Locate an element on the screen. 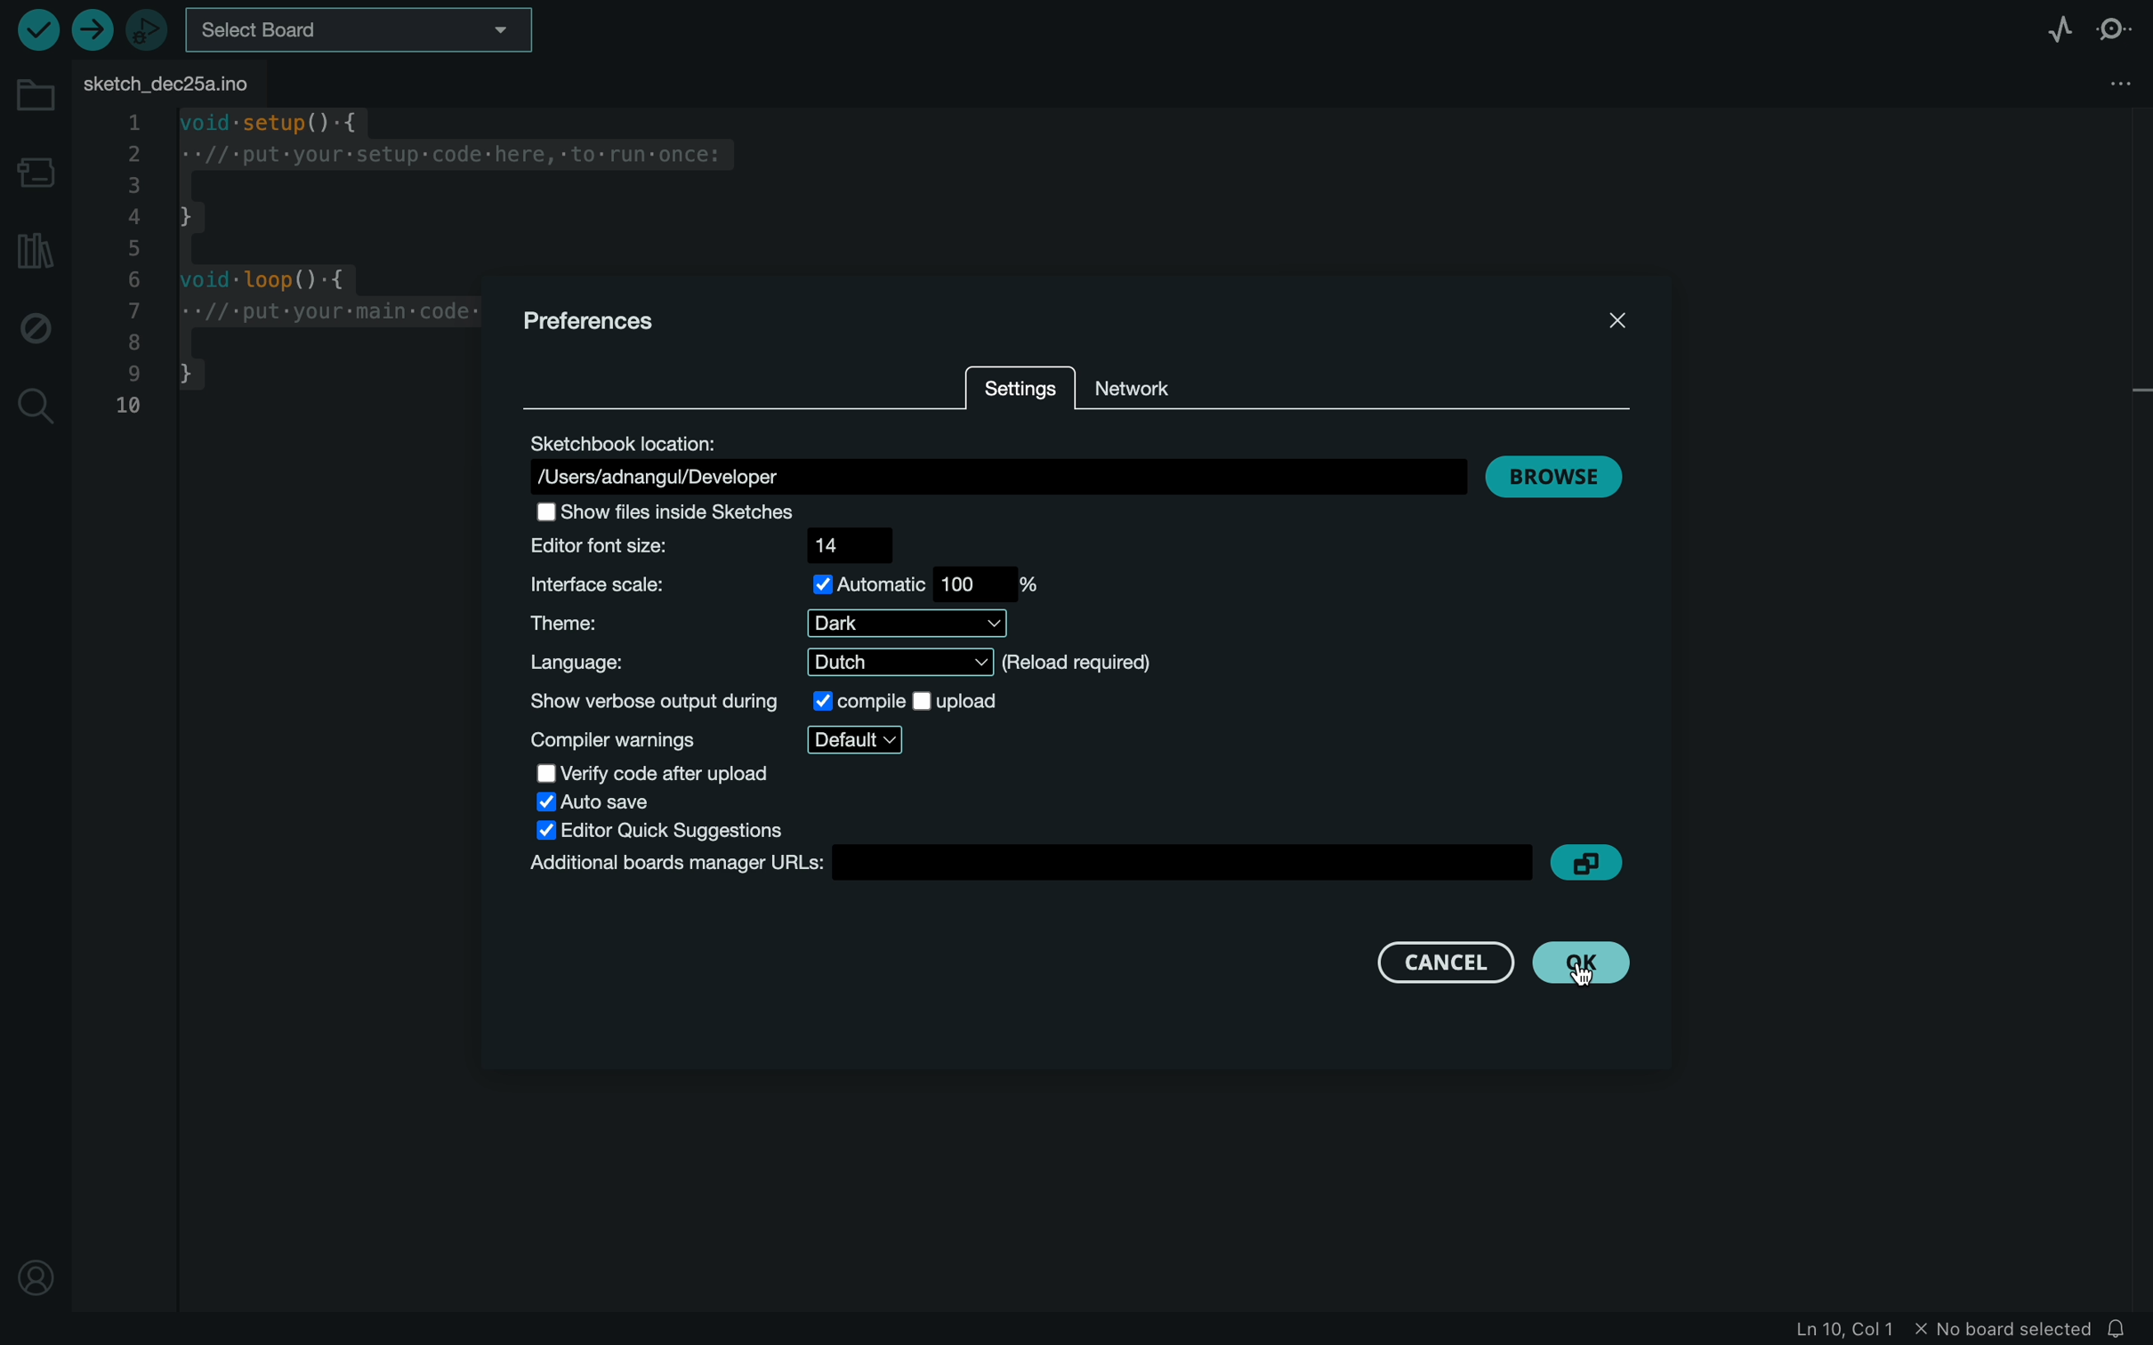 The height and width of the screenshot is (1345, 2153). clicked is located at coordinates (1580, 965).